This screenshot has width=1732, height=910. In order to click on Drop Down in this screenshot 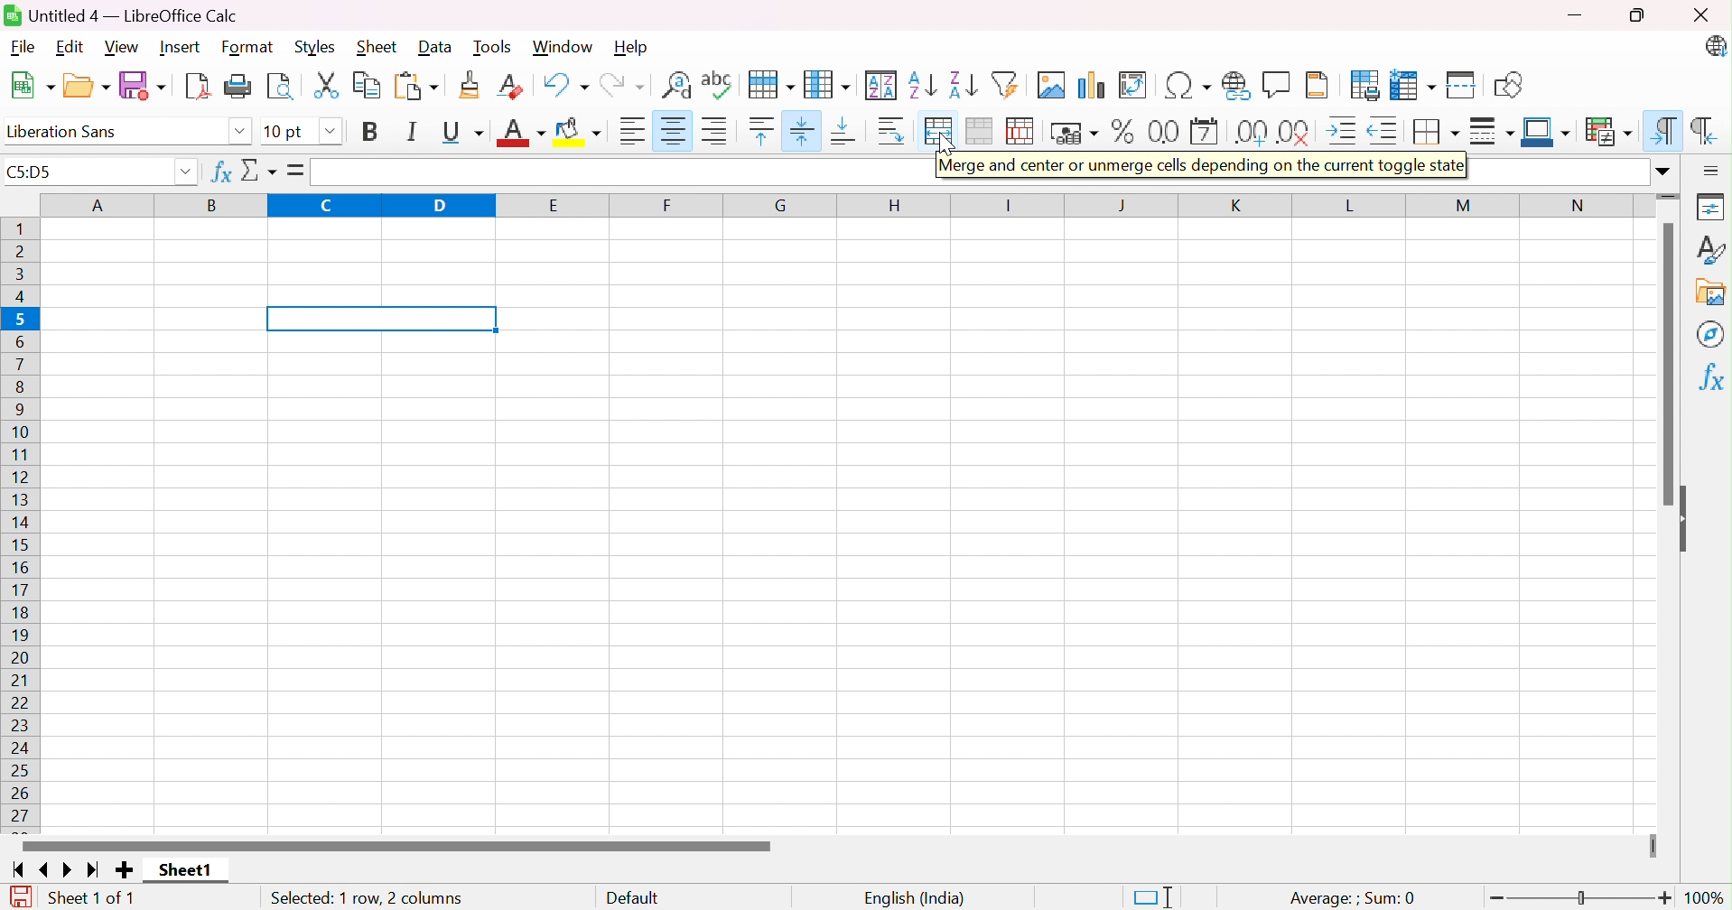, I will do `click(238, 131)`.